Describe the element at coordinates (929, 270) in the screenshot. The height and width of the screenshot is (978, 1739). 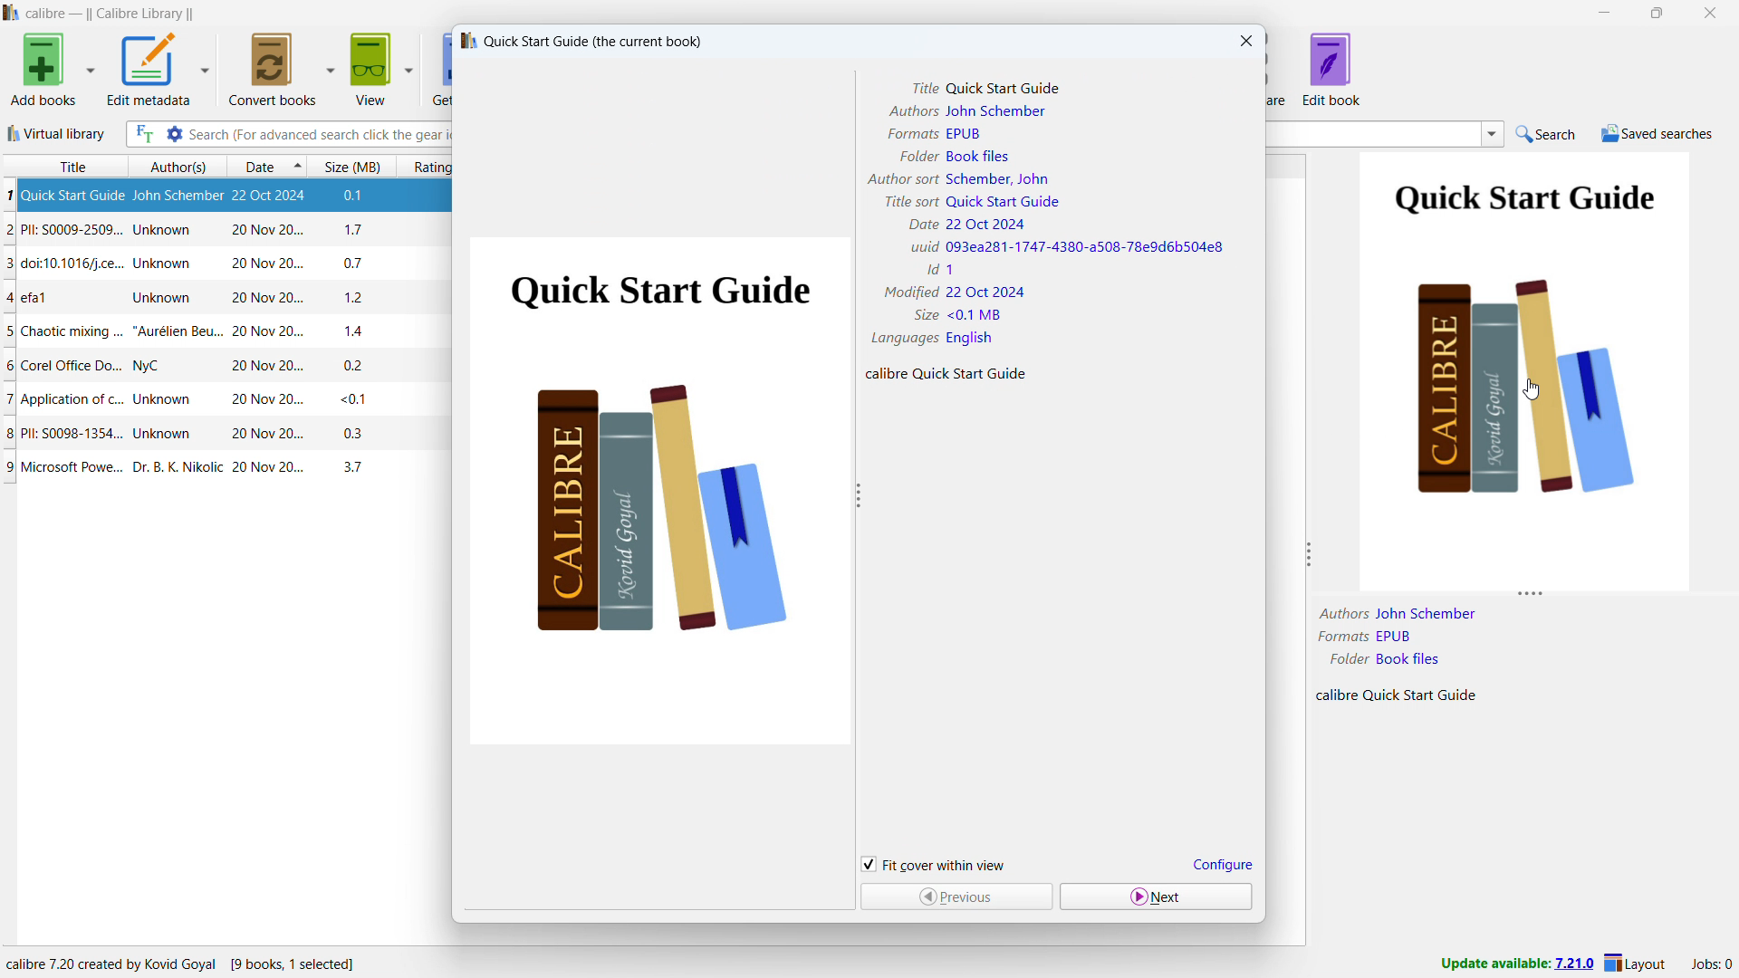
I see `Id` at that location.